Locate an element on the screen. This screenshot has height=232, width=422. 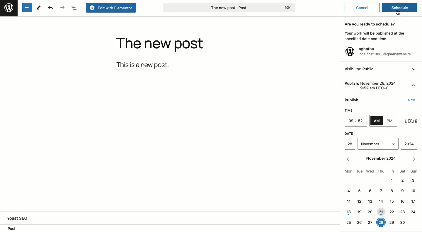
Add new block is located at coordinates (27, 8).